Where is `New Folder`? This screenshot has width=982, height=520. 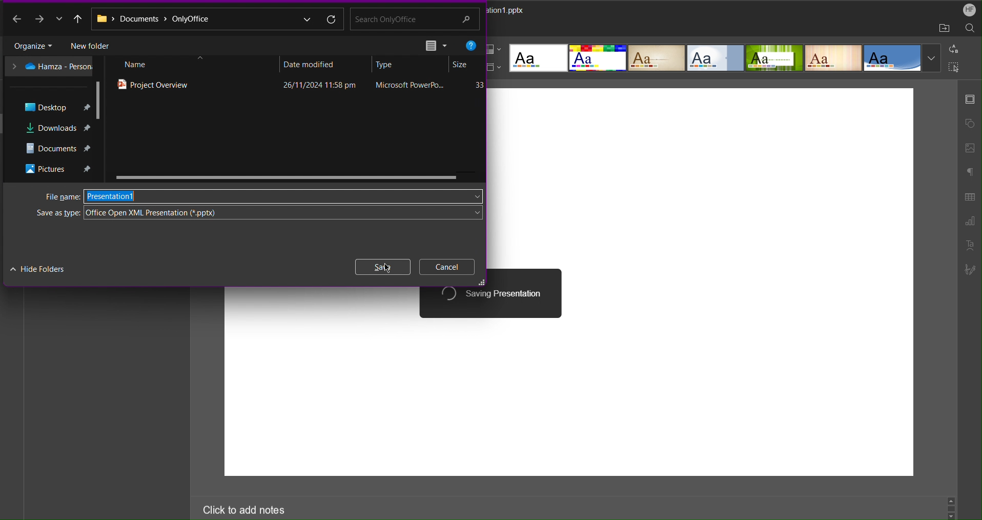
New Folder is located at coordinates (89, 46).